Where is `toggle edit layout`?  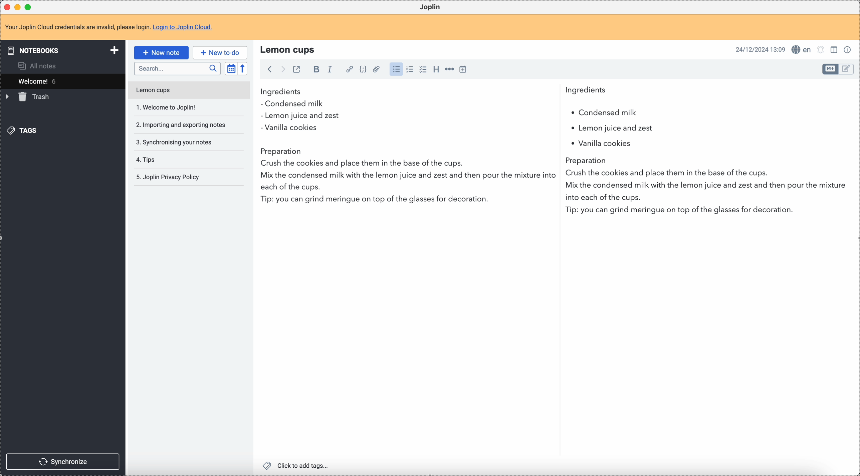 toggle edit layout is located at coordinates (847, 69).